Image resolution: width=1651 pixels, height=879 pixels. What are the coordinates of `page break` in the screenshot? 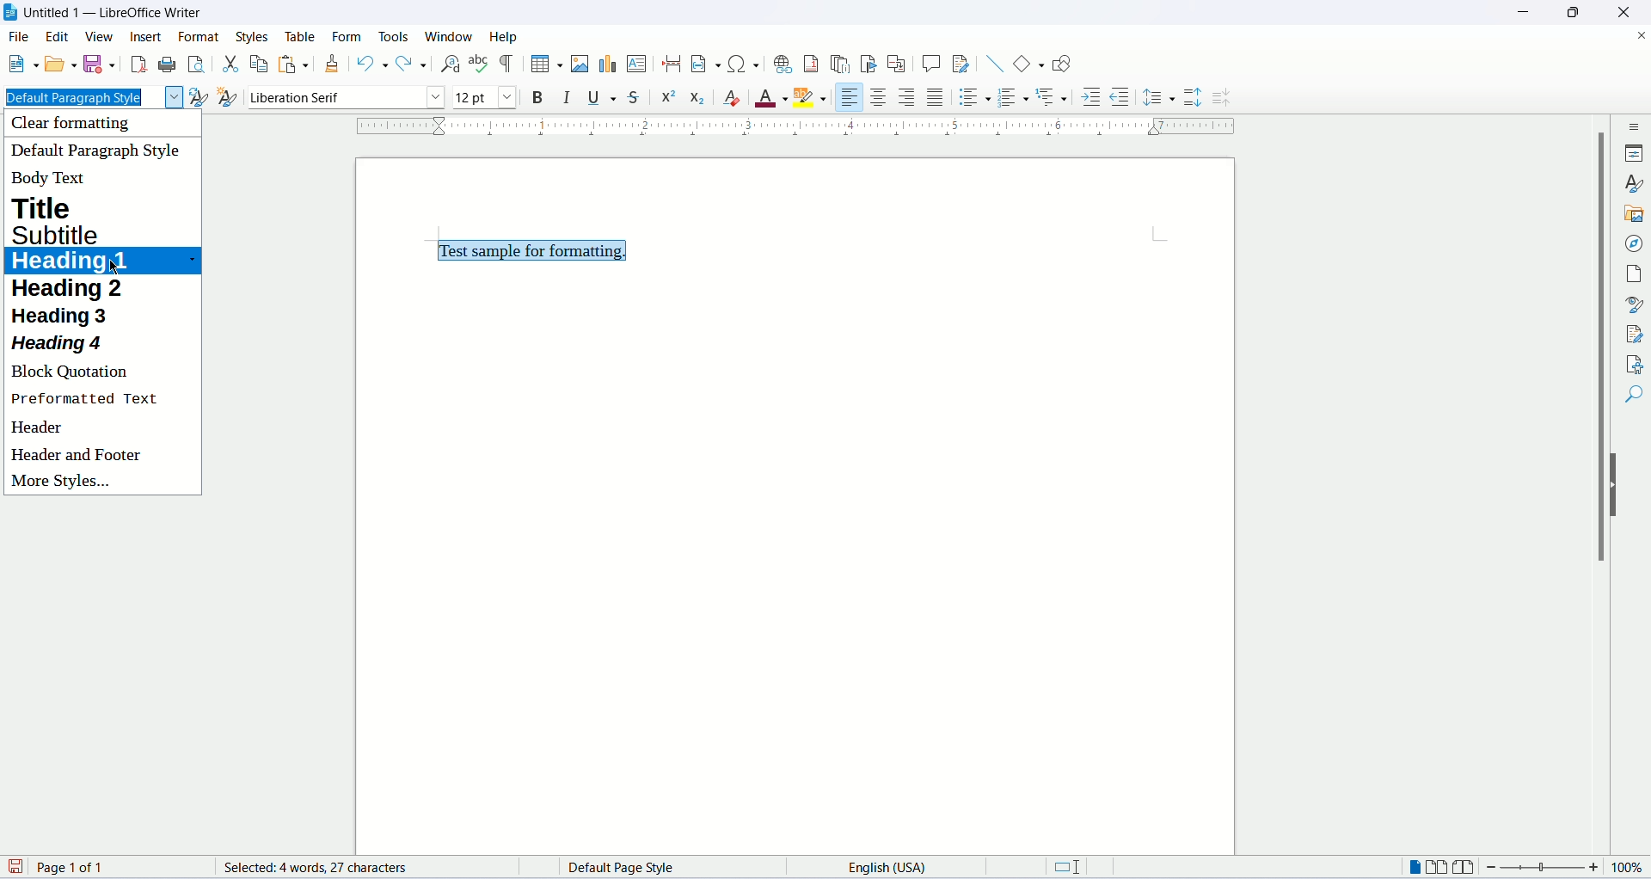 It's located at (672, 65).